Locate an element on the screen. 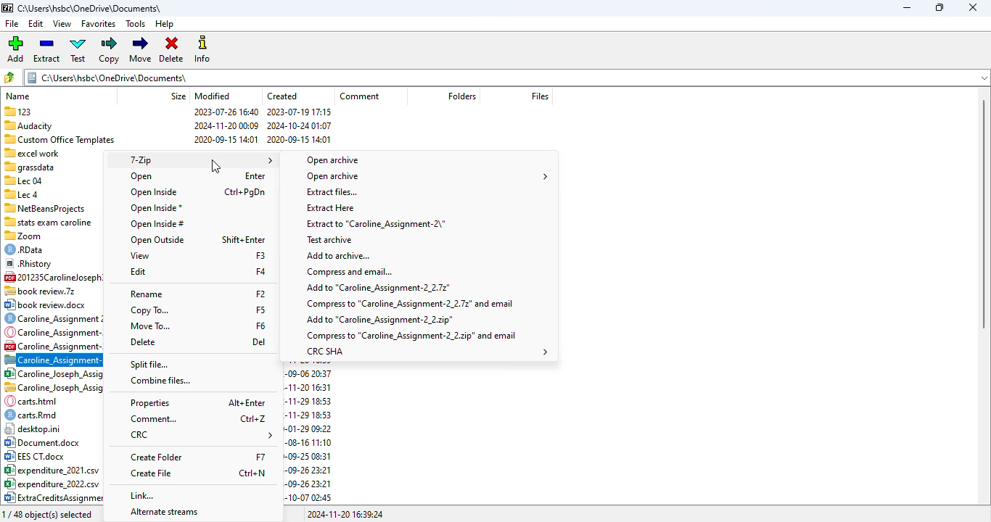  shortcut for copy to is located at coordinates (260, 310).